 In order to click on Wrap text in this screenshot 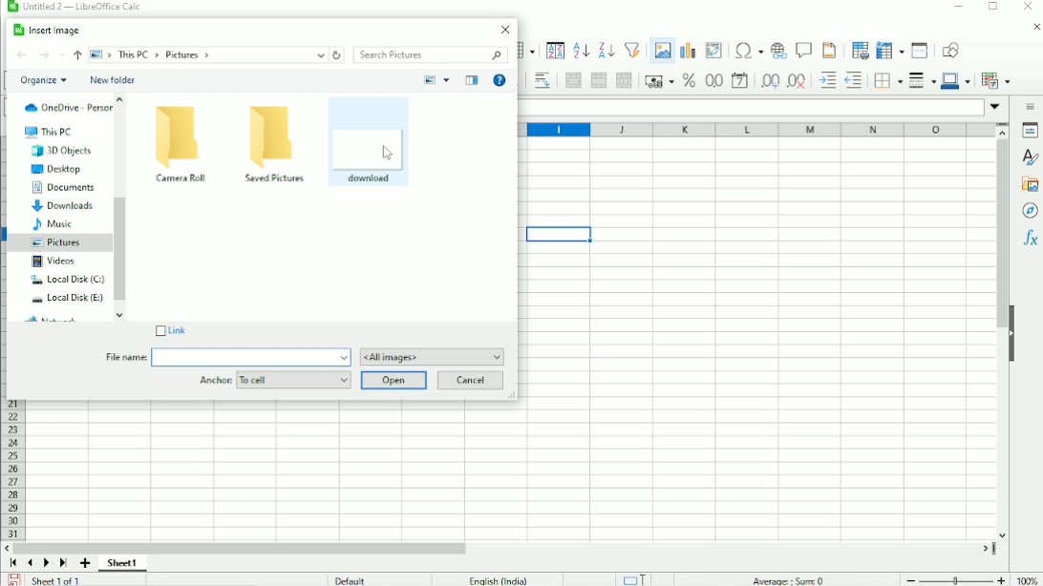, I will do `click(542, 80)`.